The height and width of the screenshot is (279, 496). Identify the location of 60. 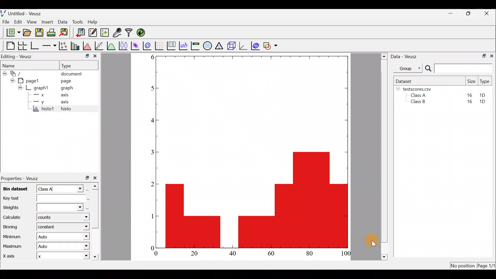
(272, 254).